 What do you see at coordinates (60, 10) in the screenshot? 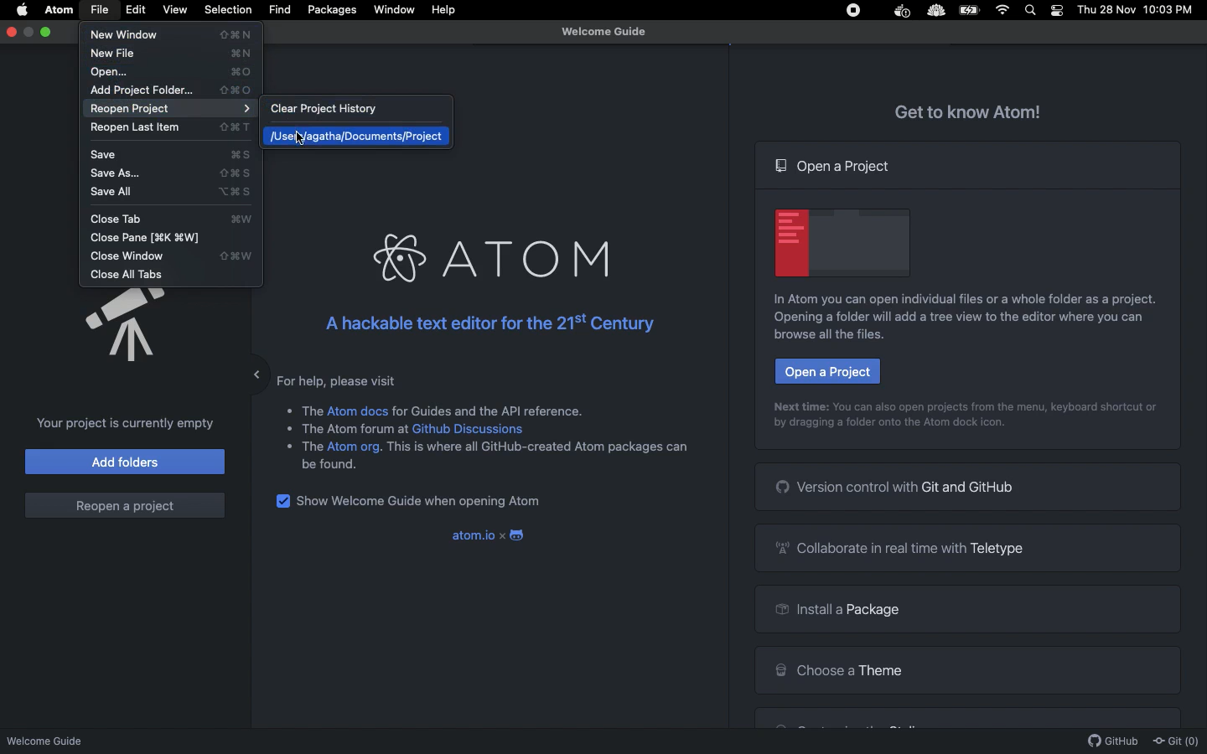
I see `Atom` at bounding box center [60, 10].